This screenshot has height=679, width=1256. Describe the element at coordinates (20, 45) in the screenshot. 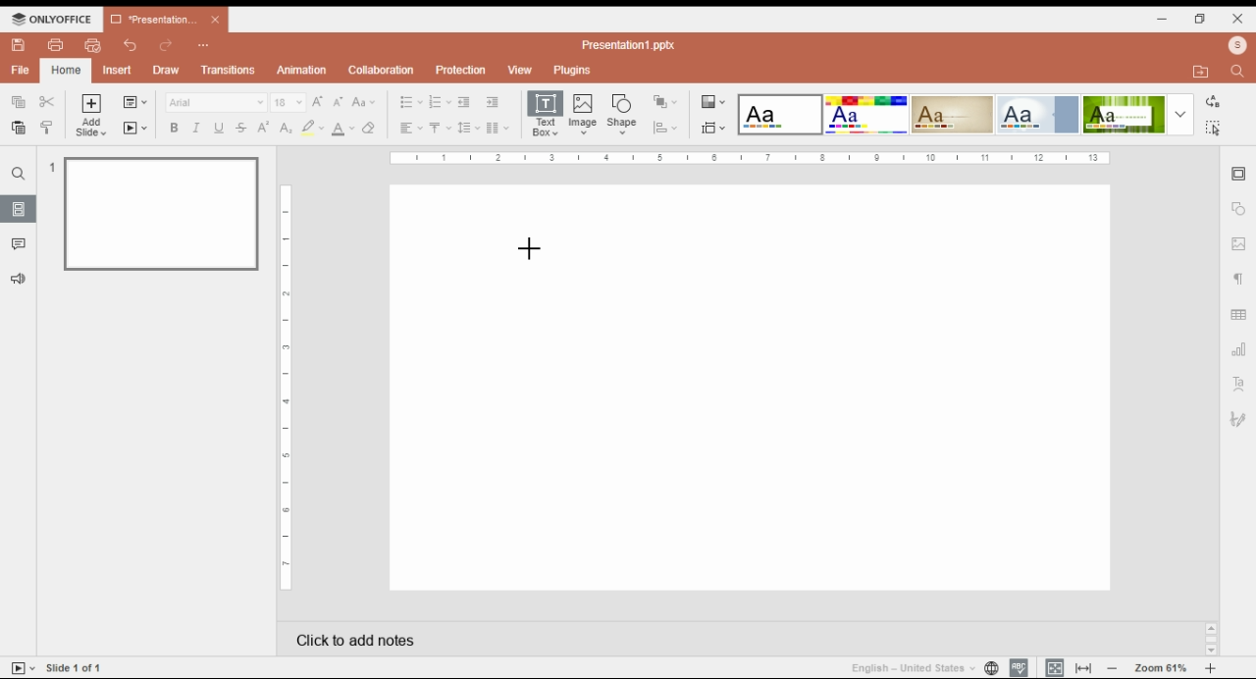

I see `save` at that location.